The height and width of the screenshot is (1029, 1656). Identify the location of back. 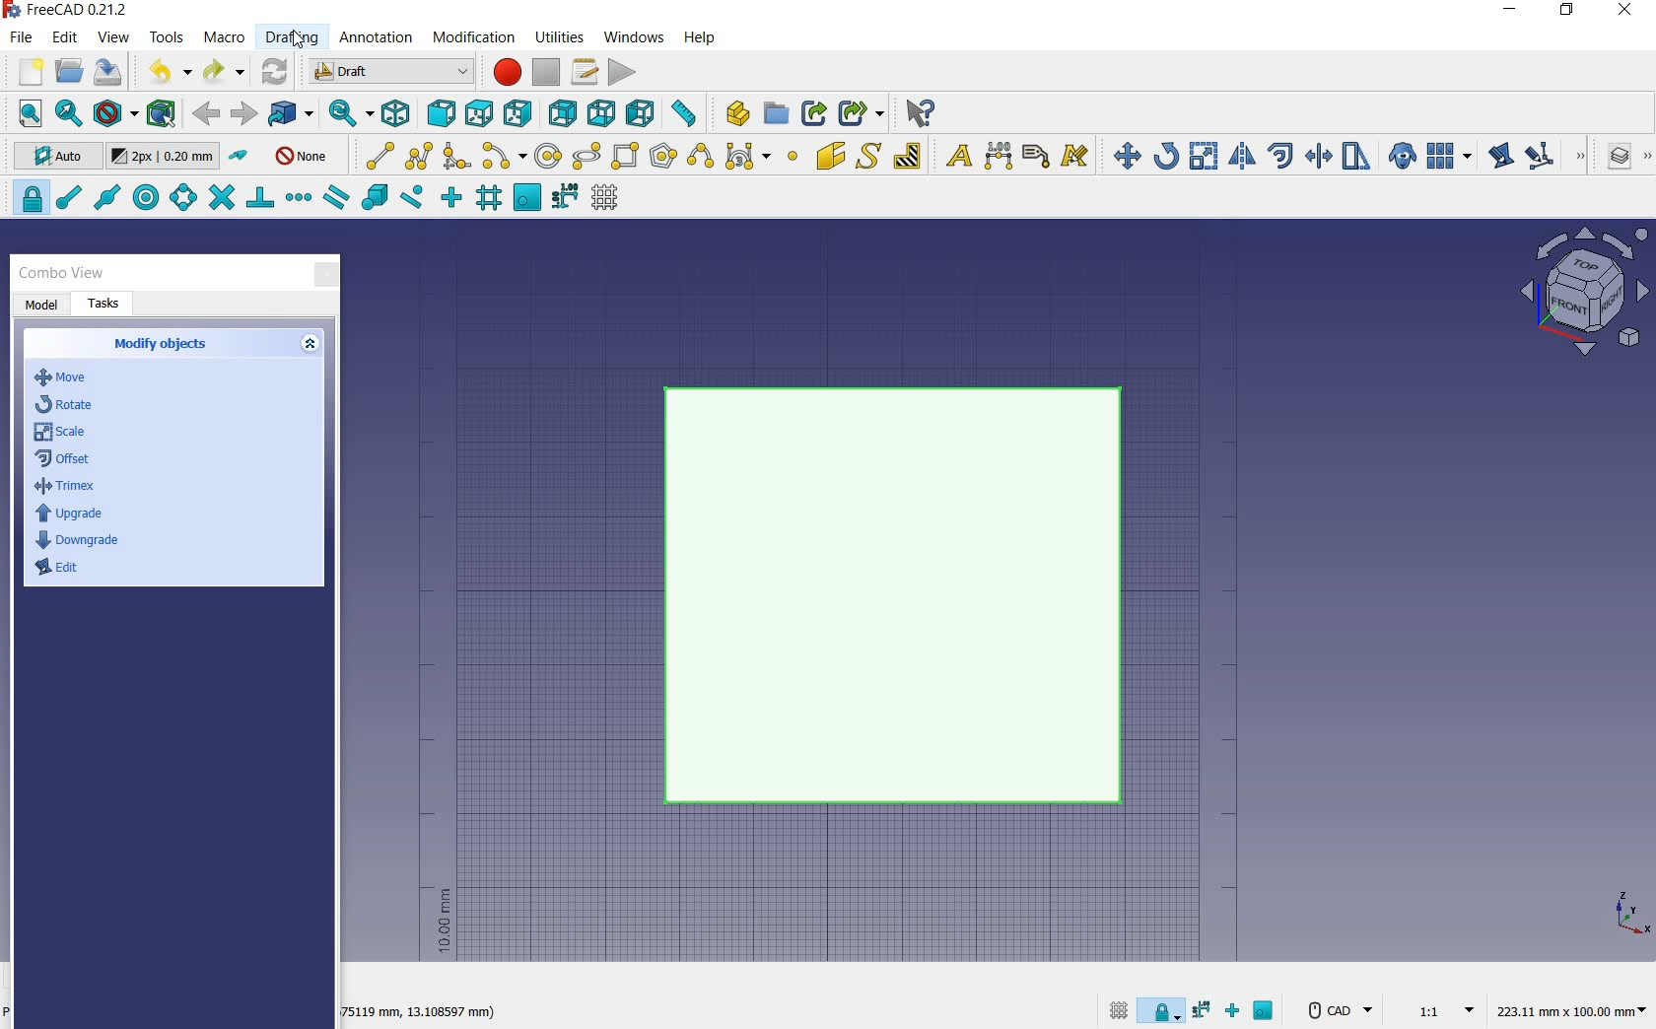
(208, 113).